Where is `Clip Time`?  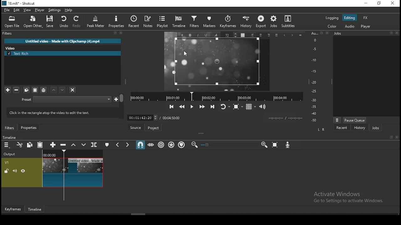
Clip Time is located at coordinates (285, 118).